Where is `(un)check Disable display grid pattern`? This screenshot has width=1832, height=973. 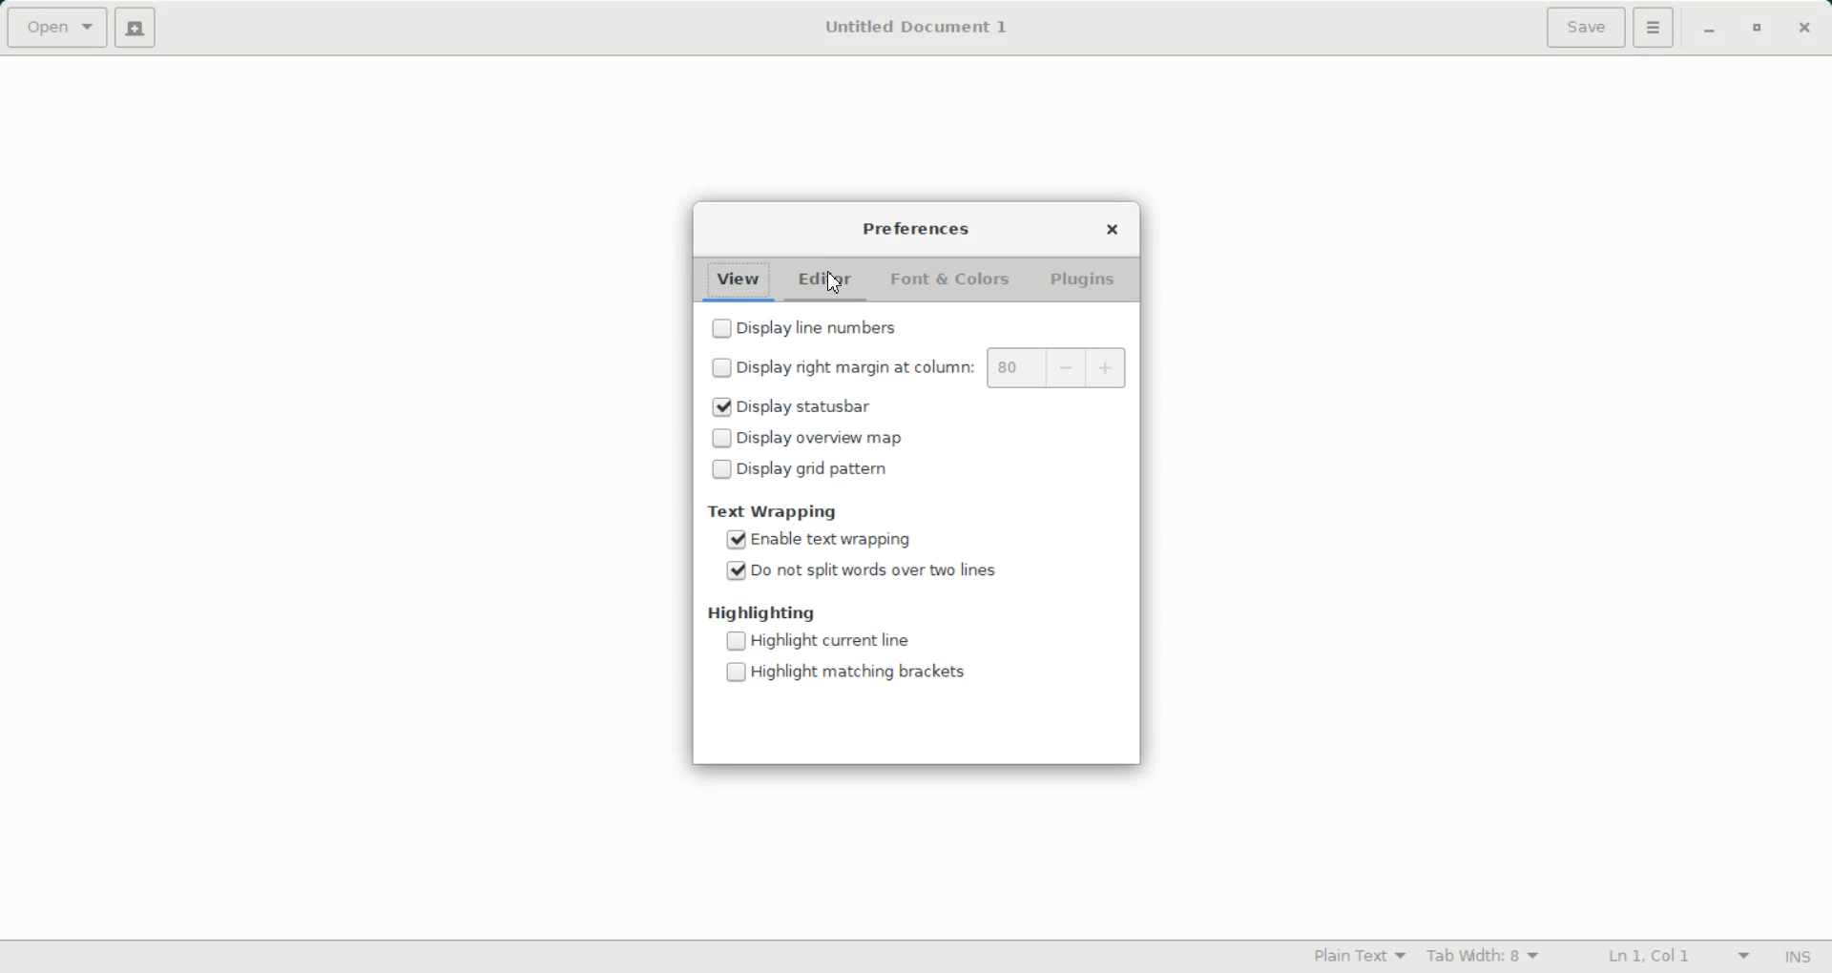
(un)check Disable display grid pattern is located at coordinates (916, 469).